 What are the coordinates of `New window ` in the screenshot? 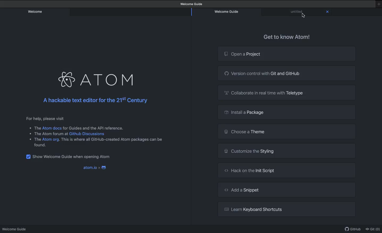 It's located at (379, 4).